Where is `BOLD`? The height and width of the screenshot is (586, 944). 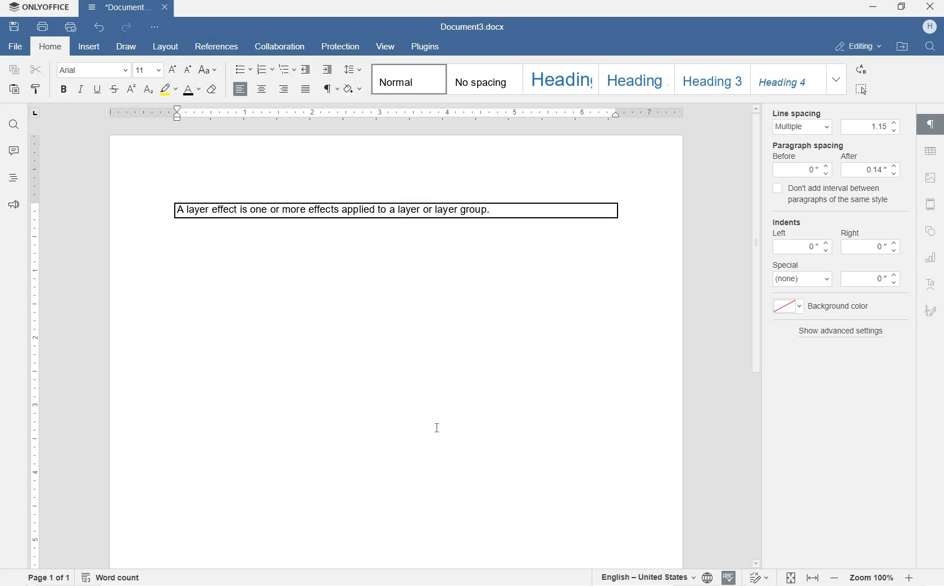
BOLD is located at coordinates (64, 90).